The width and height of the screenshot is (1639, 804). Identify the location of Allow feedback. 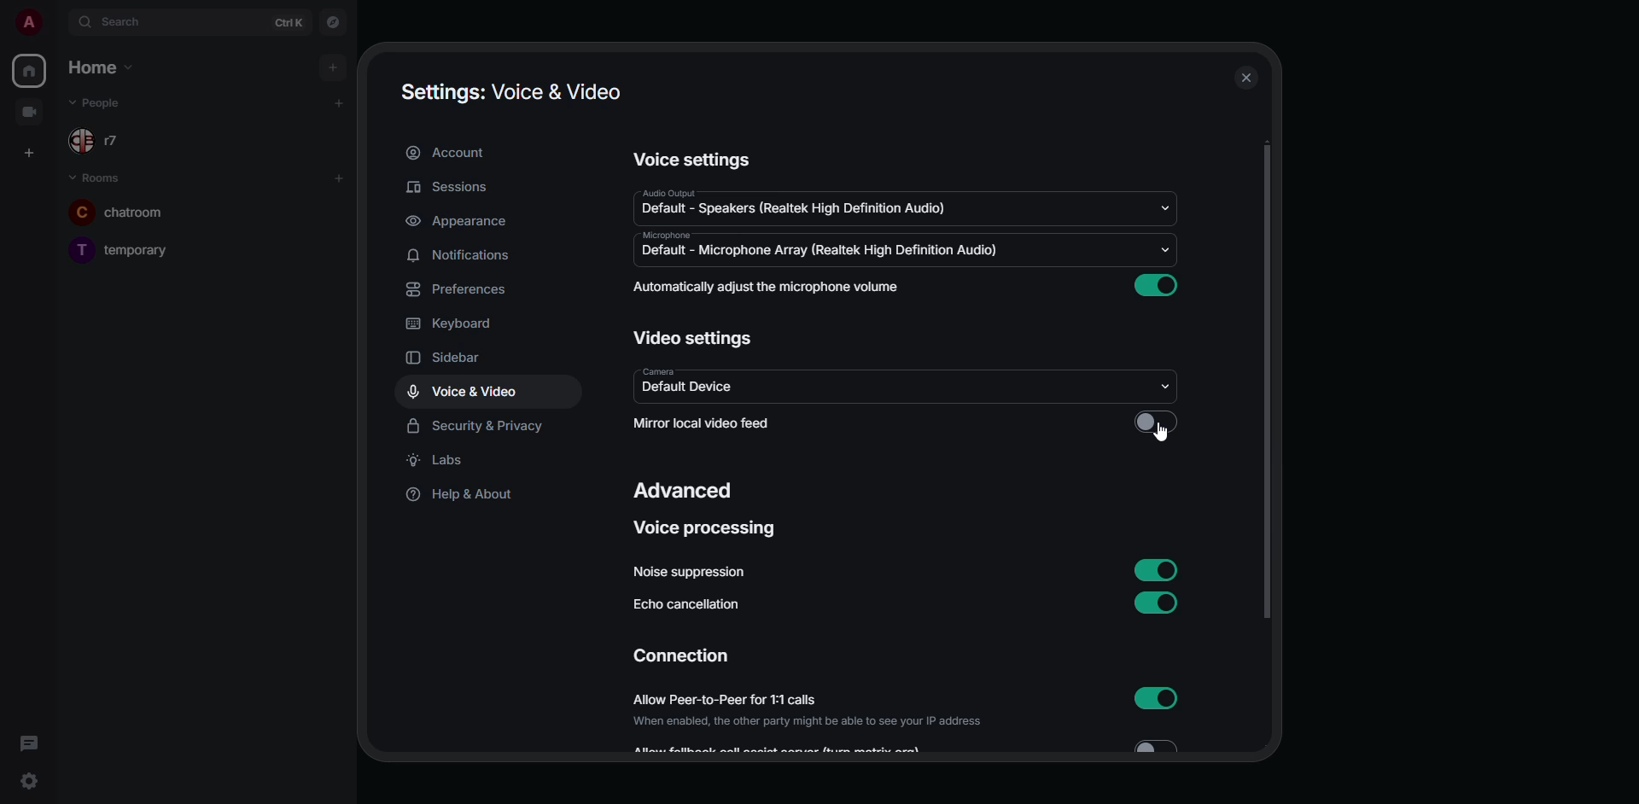
(784, 747).